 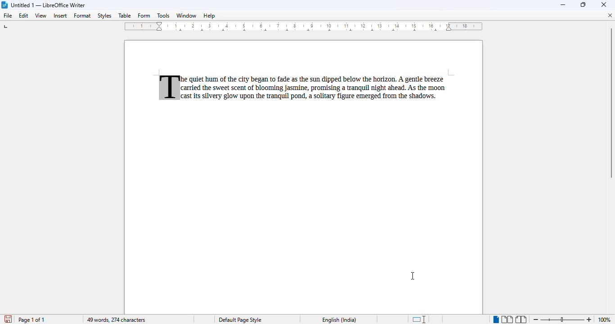 I want to click on styles, so click(x=104, y=16).